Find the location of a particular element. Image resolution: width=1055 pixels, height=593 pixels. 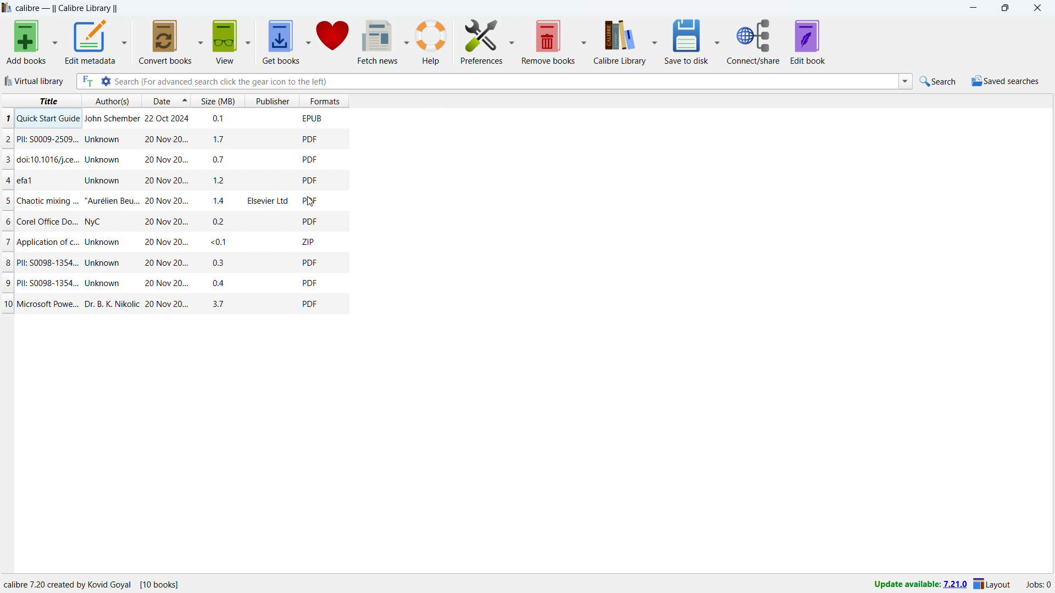

close is located at coordinates (1037, 8).